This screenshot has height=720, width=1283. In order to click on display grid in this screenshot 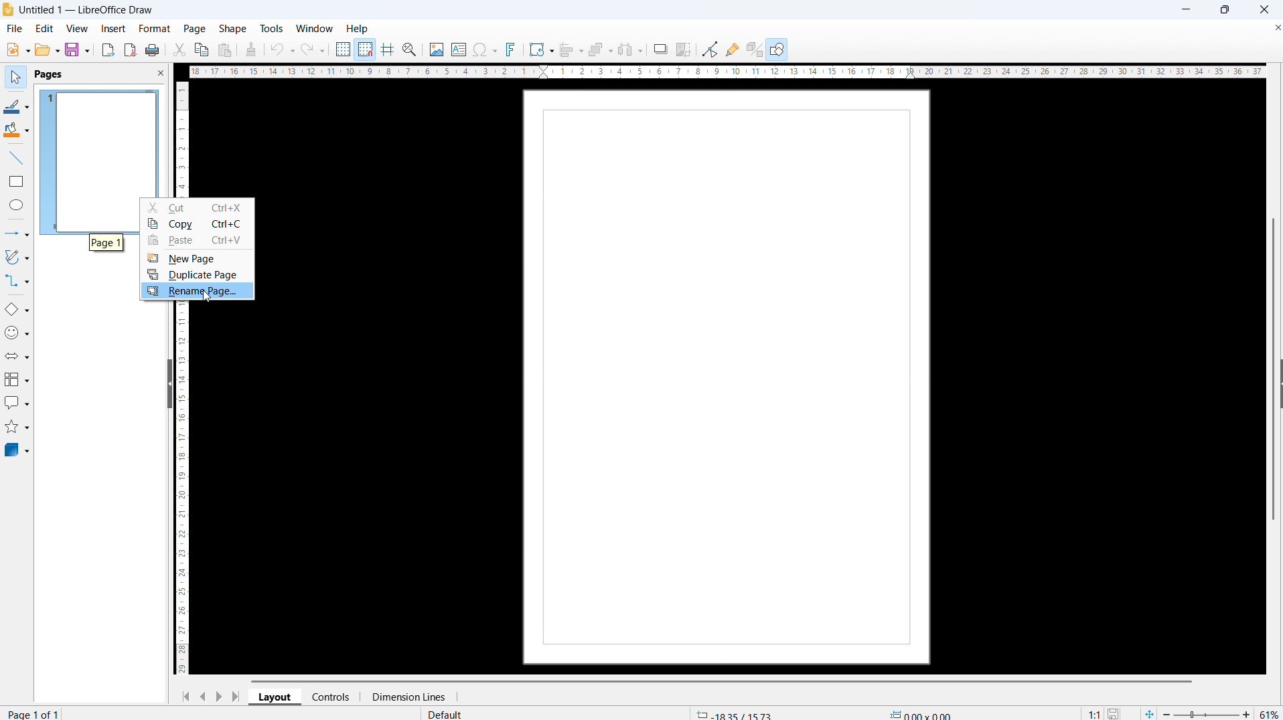, I will do `click(342, 49)`.